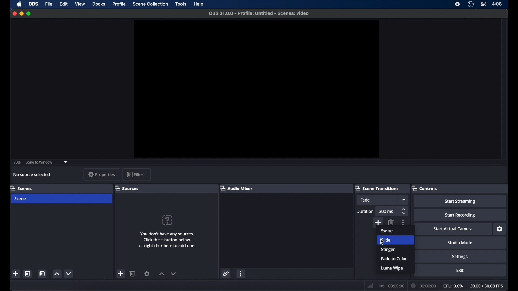 This screenshot has width=518, height=291. What do you see at coordinates (30, 13) in the screenshot?
I see `maximize` at bounding box center [30, 13].